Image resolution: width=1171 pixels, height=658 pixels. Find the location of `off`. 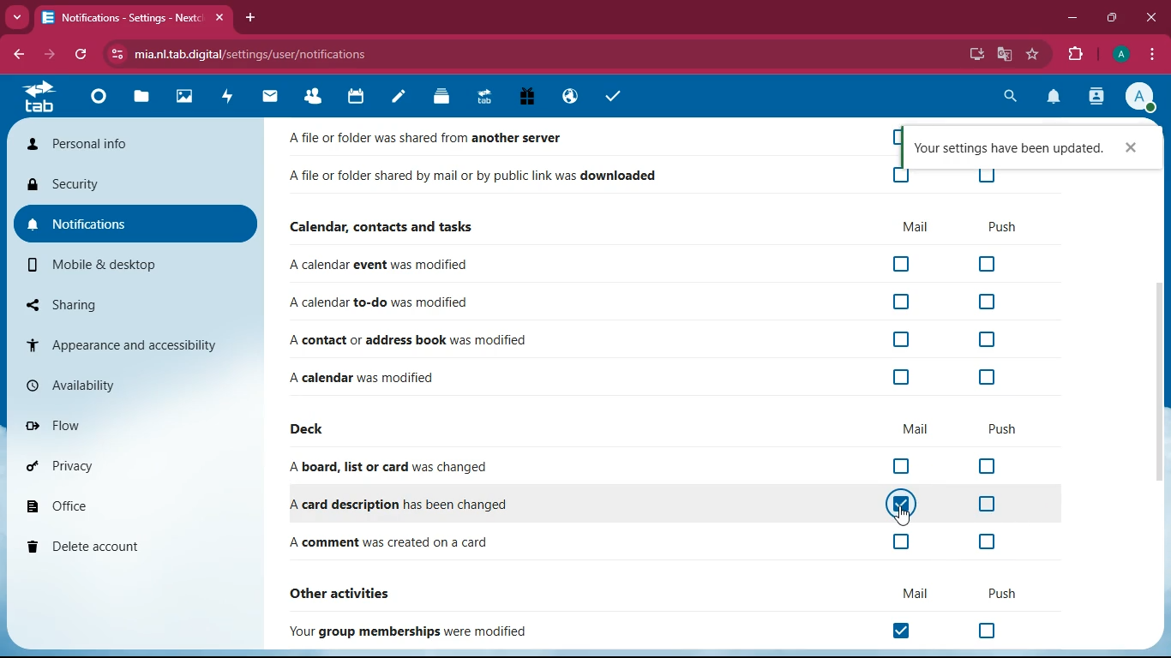

off is located at coordinates (985, 379).